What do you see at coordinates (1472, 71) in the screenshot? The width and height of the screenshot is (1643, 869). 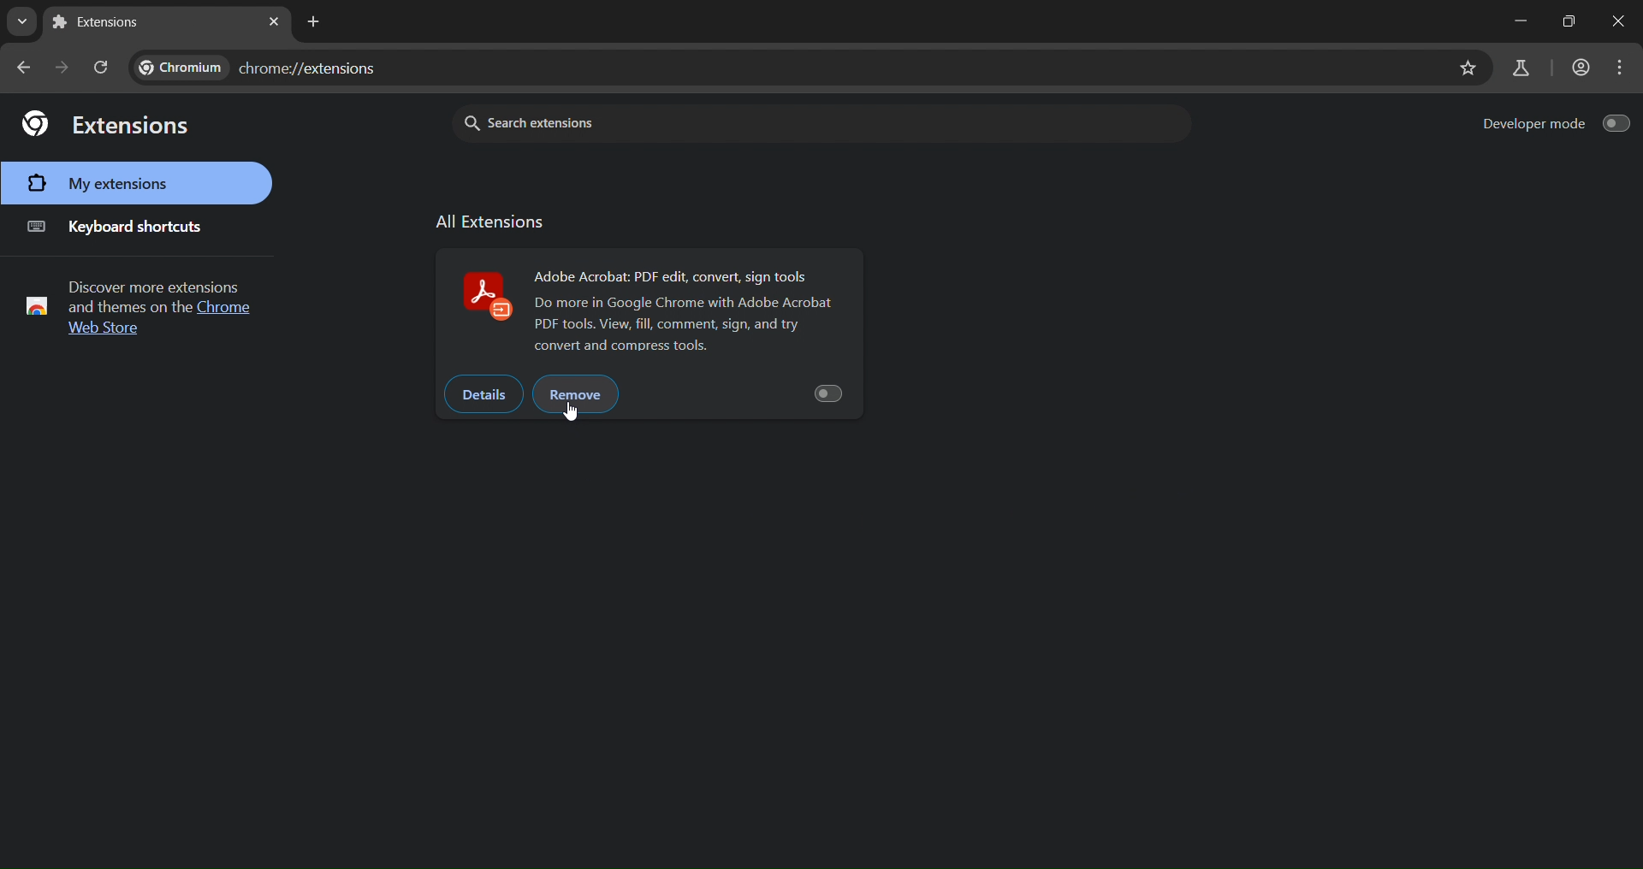 I see `bookmark page` at bounding box center [1472, 71].